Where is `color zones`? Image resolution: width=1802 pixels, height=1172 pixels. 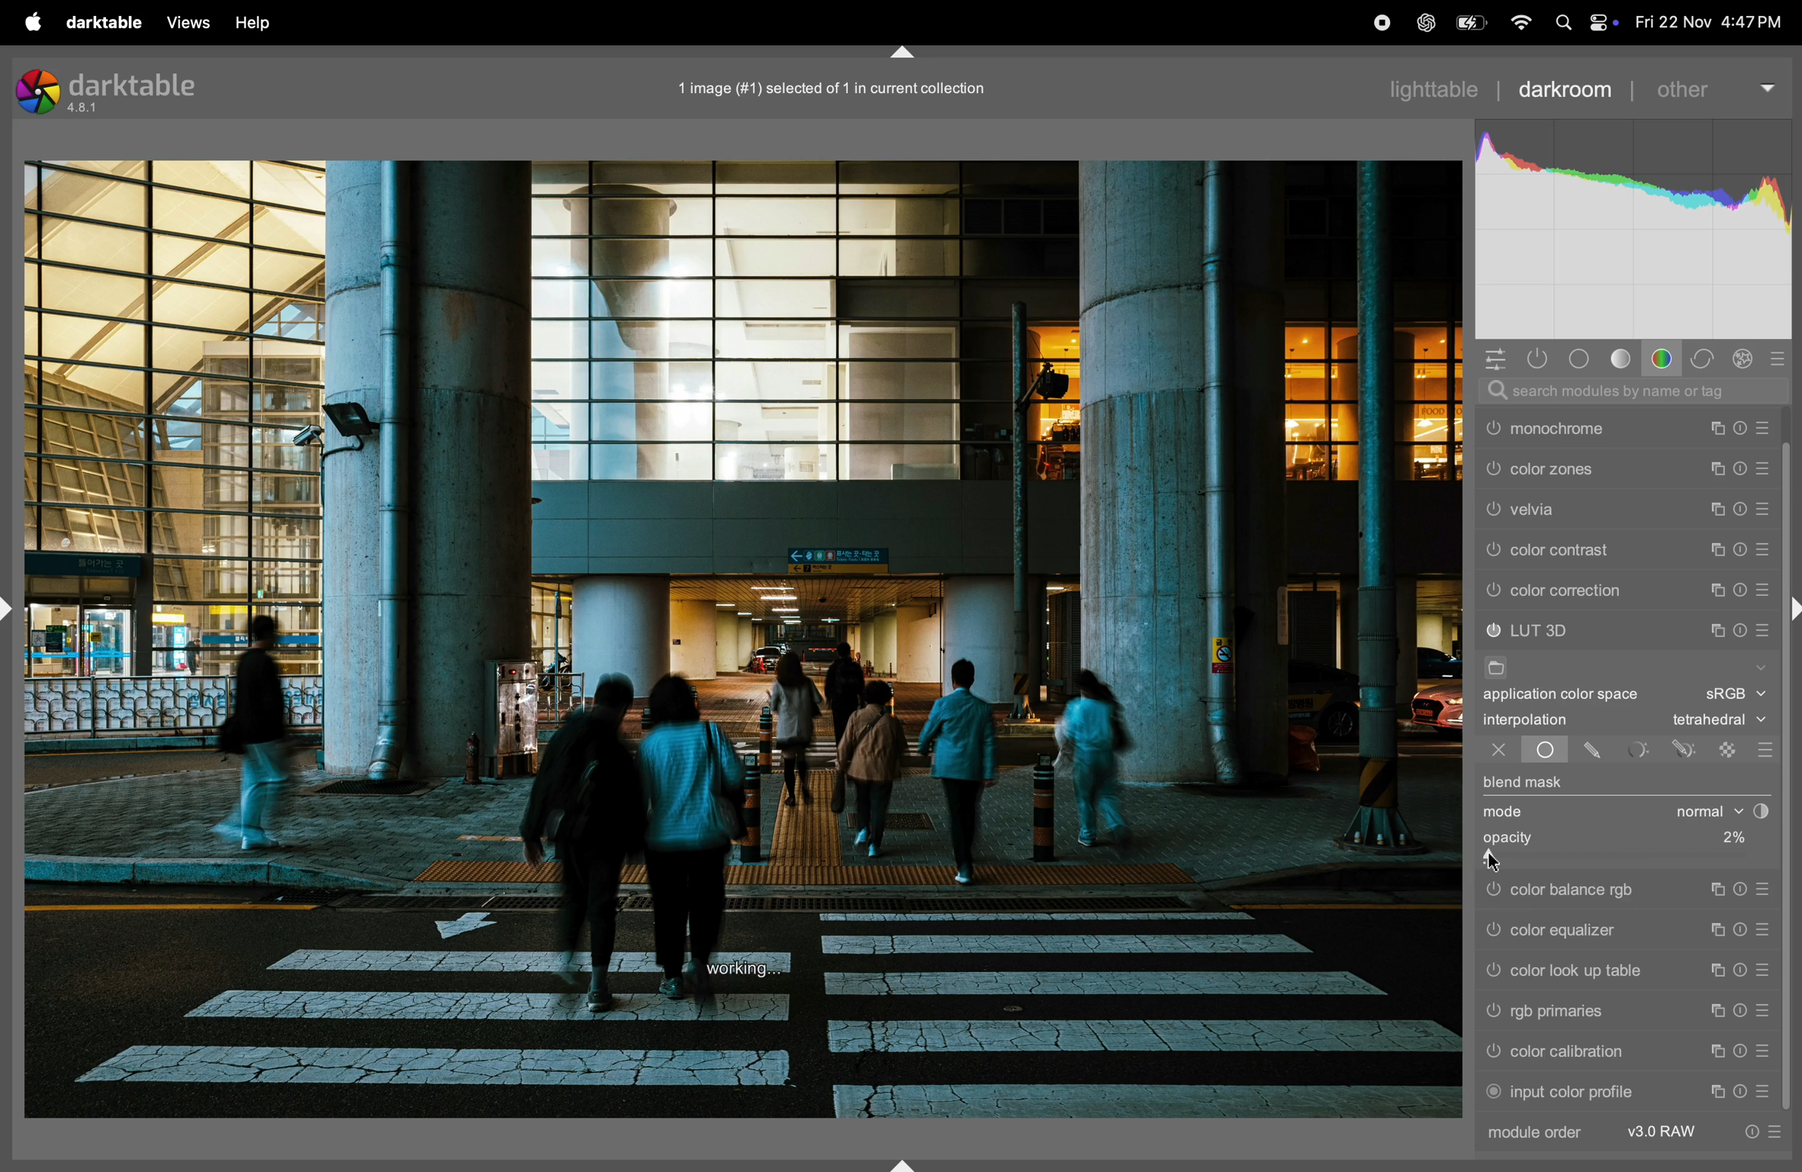 color zones is located at coordinates (1604, 507).